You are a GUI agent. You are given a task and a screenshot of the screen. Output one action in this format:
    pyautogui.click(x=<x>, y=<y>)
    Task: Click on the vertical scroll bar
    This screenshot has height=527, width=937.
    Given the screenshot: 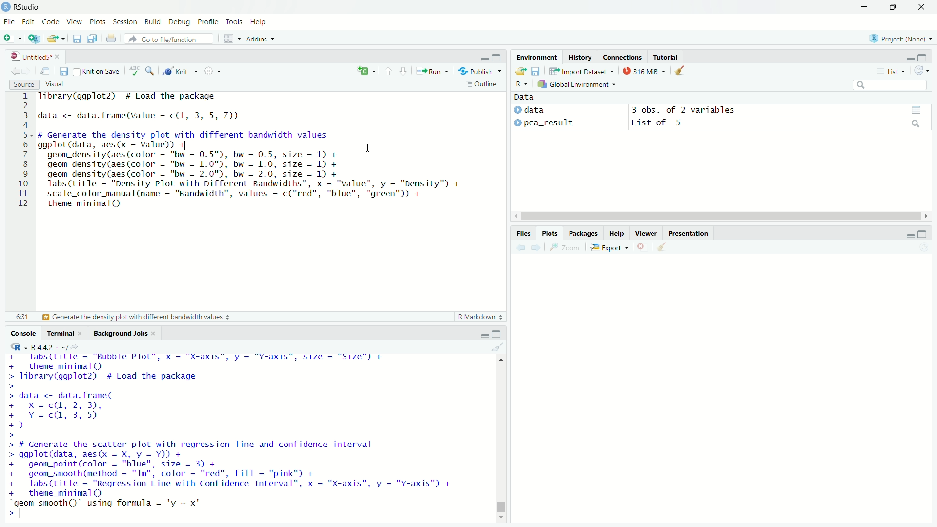 What is the action you would take?
    pyautogui.click(x=501, y=437)
    